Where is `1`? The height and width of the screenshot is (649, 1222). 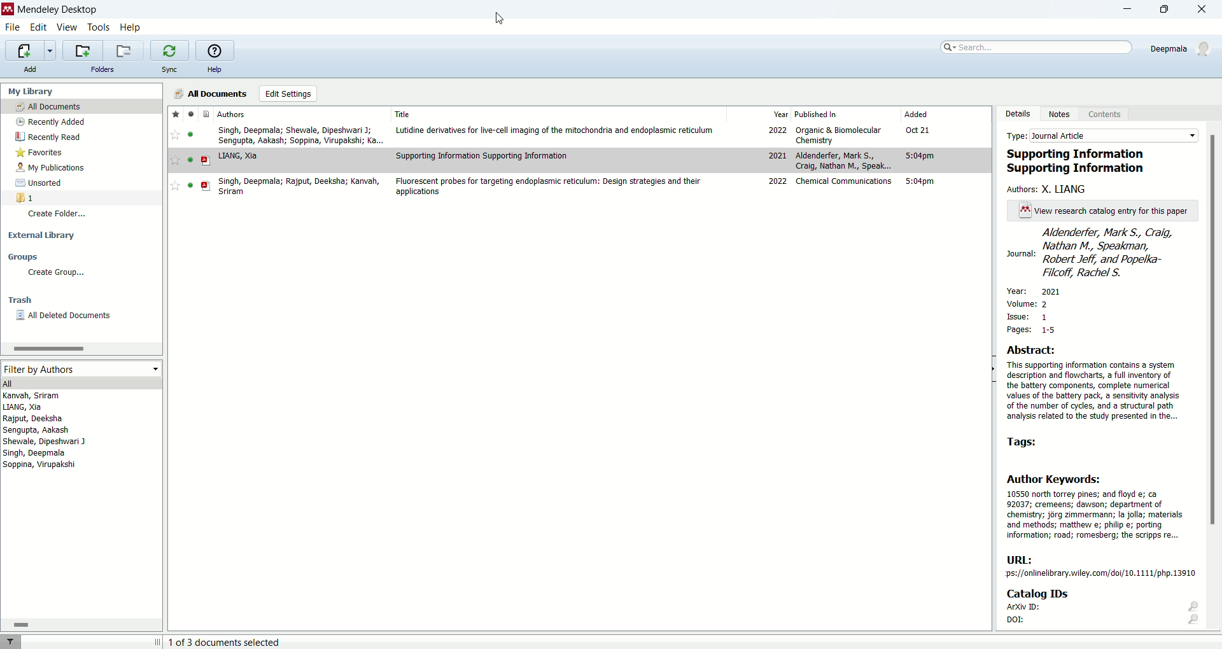
1 is located at coordinates (25, 197).